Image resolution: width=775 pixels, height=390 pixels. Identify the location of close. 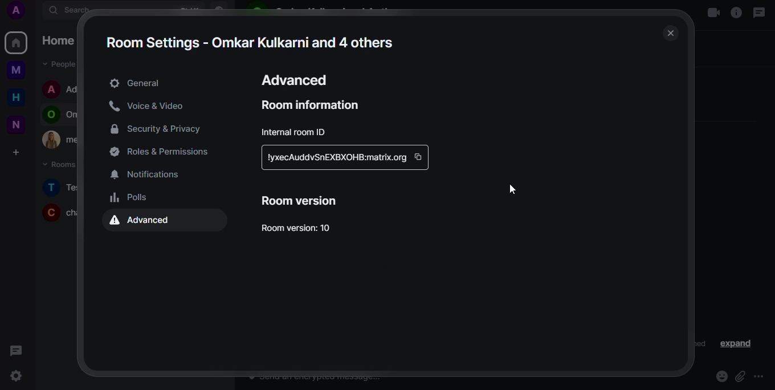
(671, 33).